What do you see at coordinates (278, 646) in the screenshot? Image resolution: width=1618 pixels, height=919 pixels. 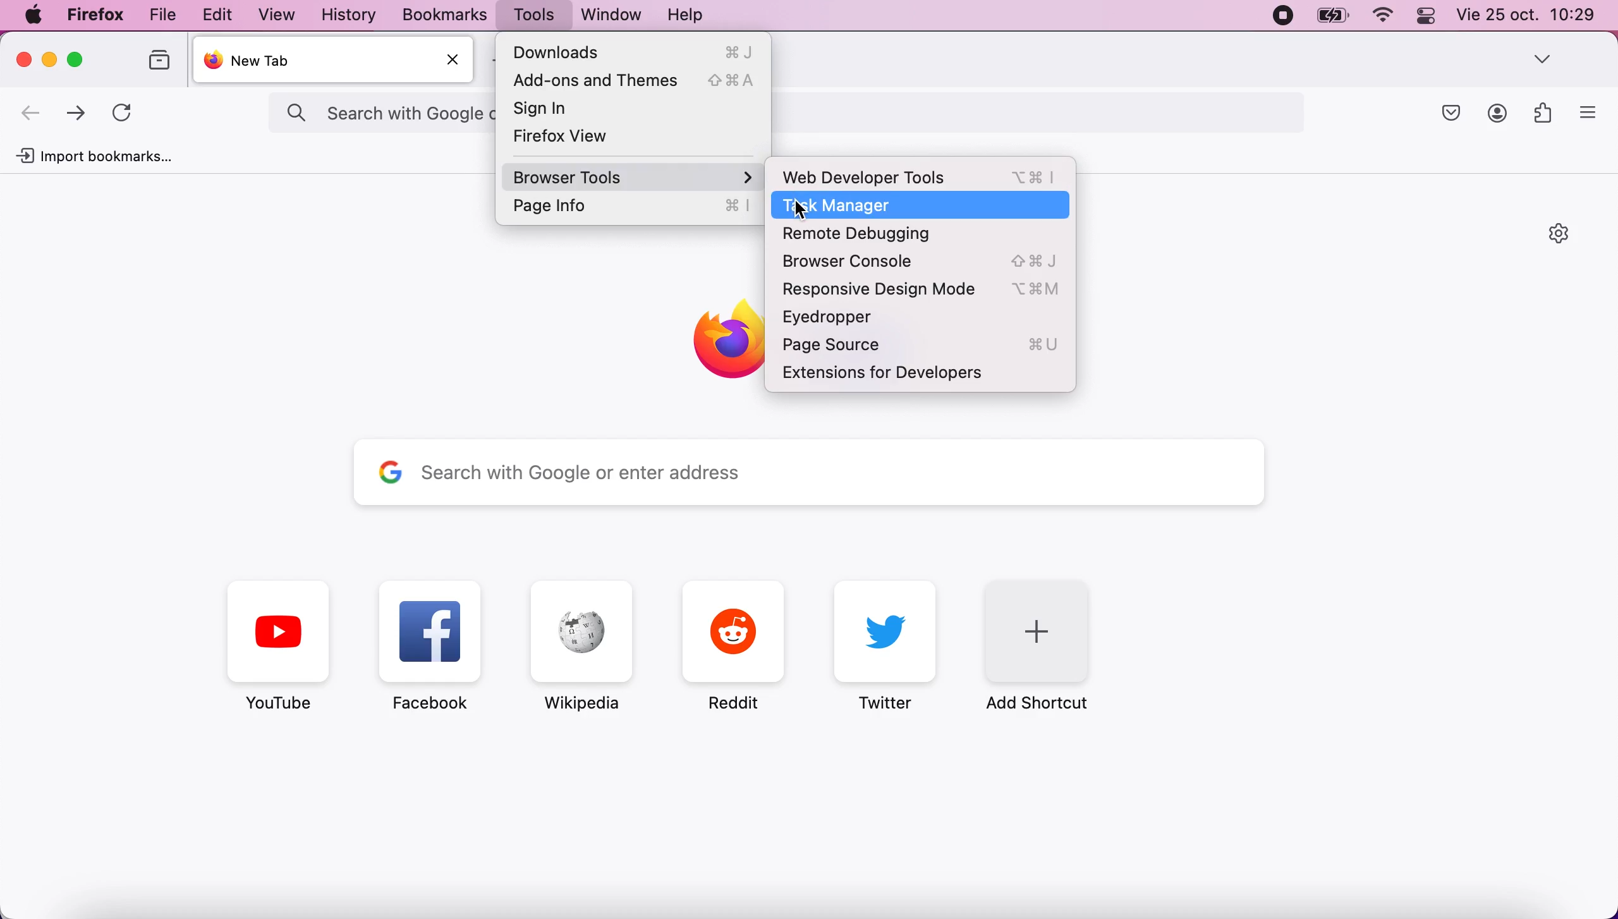 I see `Youtube` at bounding box center [278, 646].